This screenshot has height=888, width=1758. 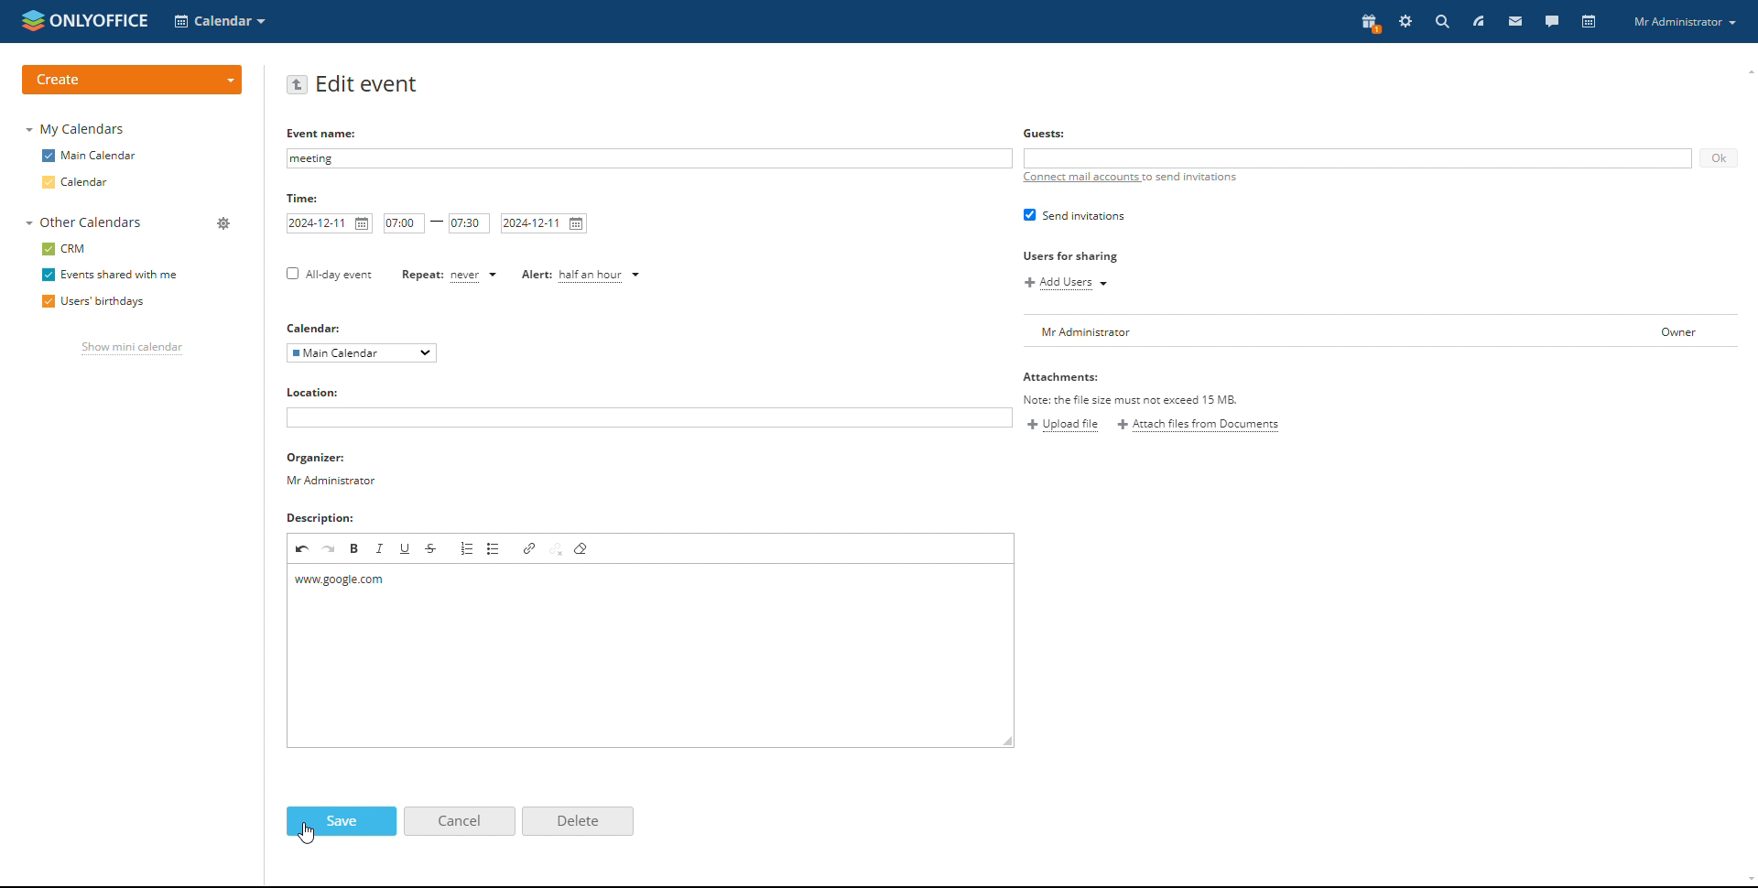 I want to click on select calendar, so click(x=361, y=353).